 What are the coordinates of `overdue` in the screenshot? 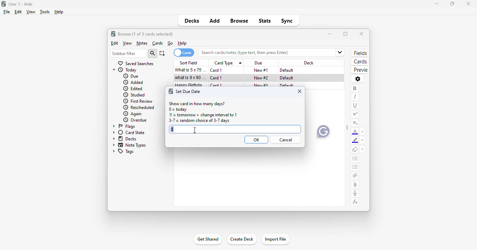 It's located at (135, 120).